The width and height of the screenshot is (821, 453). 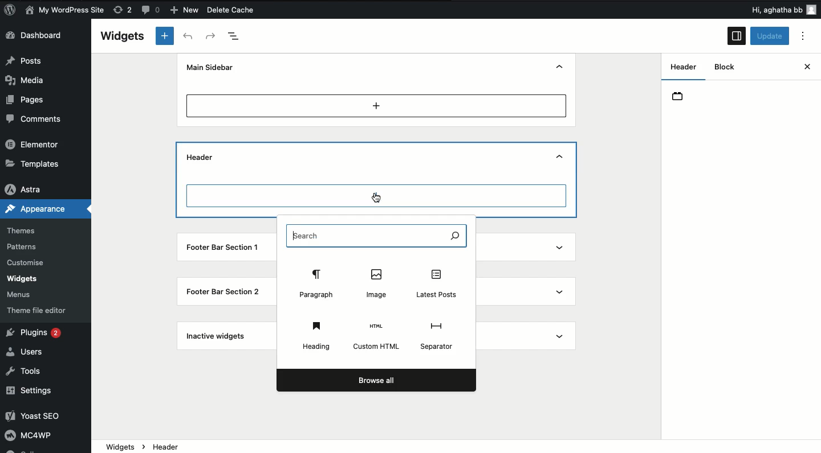 What do you see at coordinates (123, 36) in the screenshot?
I see `Widgets` at bounding box center [123, 36].